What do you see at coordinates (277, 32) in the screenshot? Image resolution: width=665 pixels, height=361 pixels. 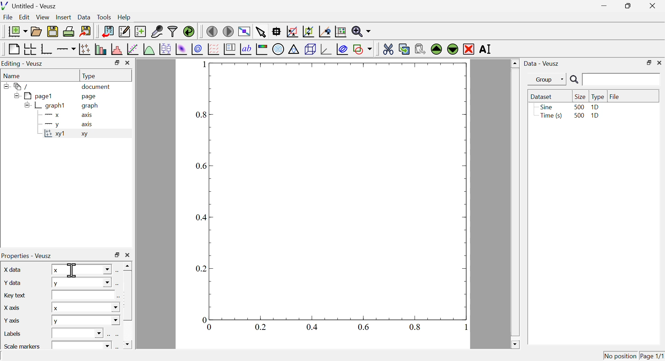 I see `read data points on the graph` at bounding box center [277, 32].